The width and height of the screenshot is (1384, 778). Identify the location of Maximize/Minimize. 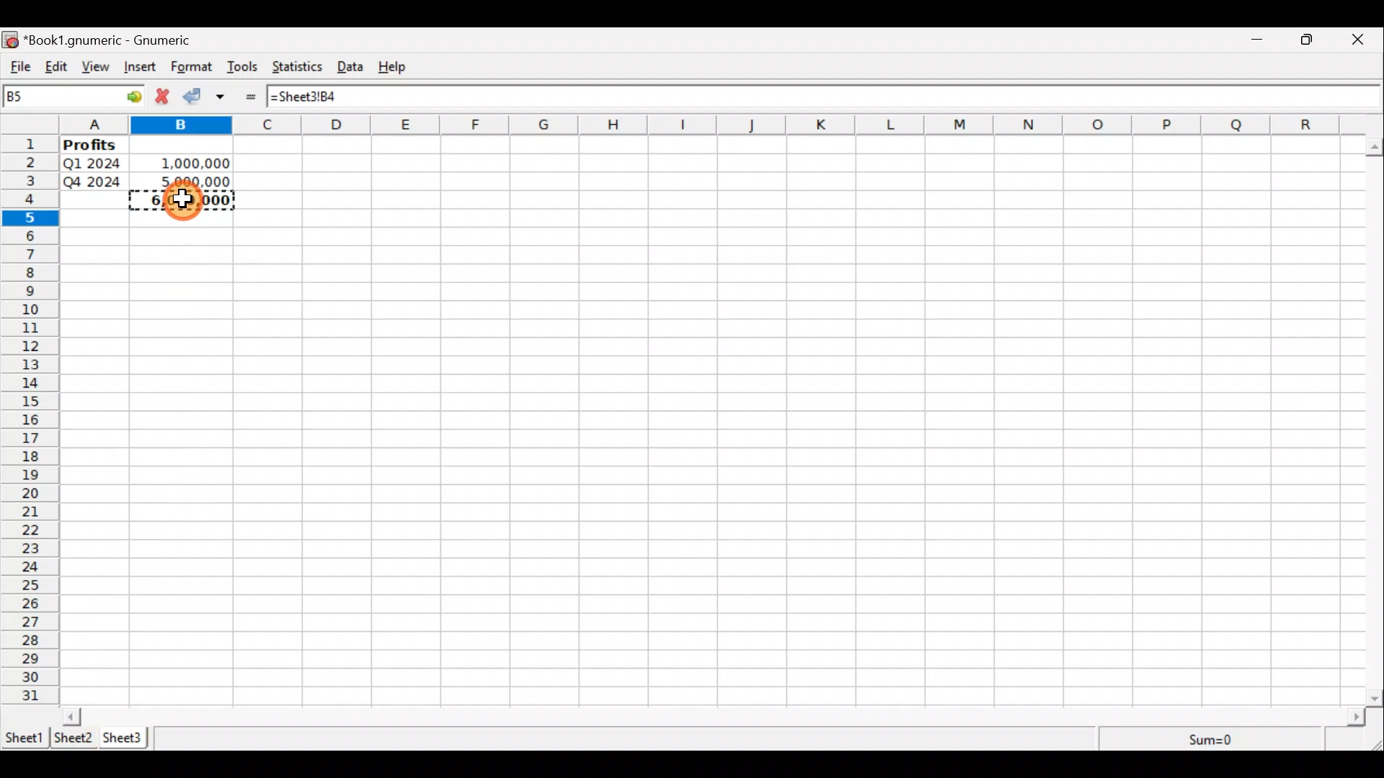
(1311, 40).